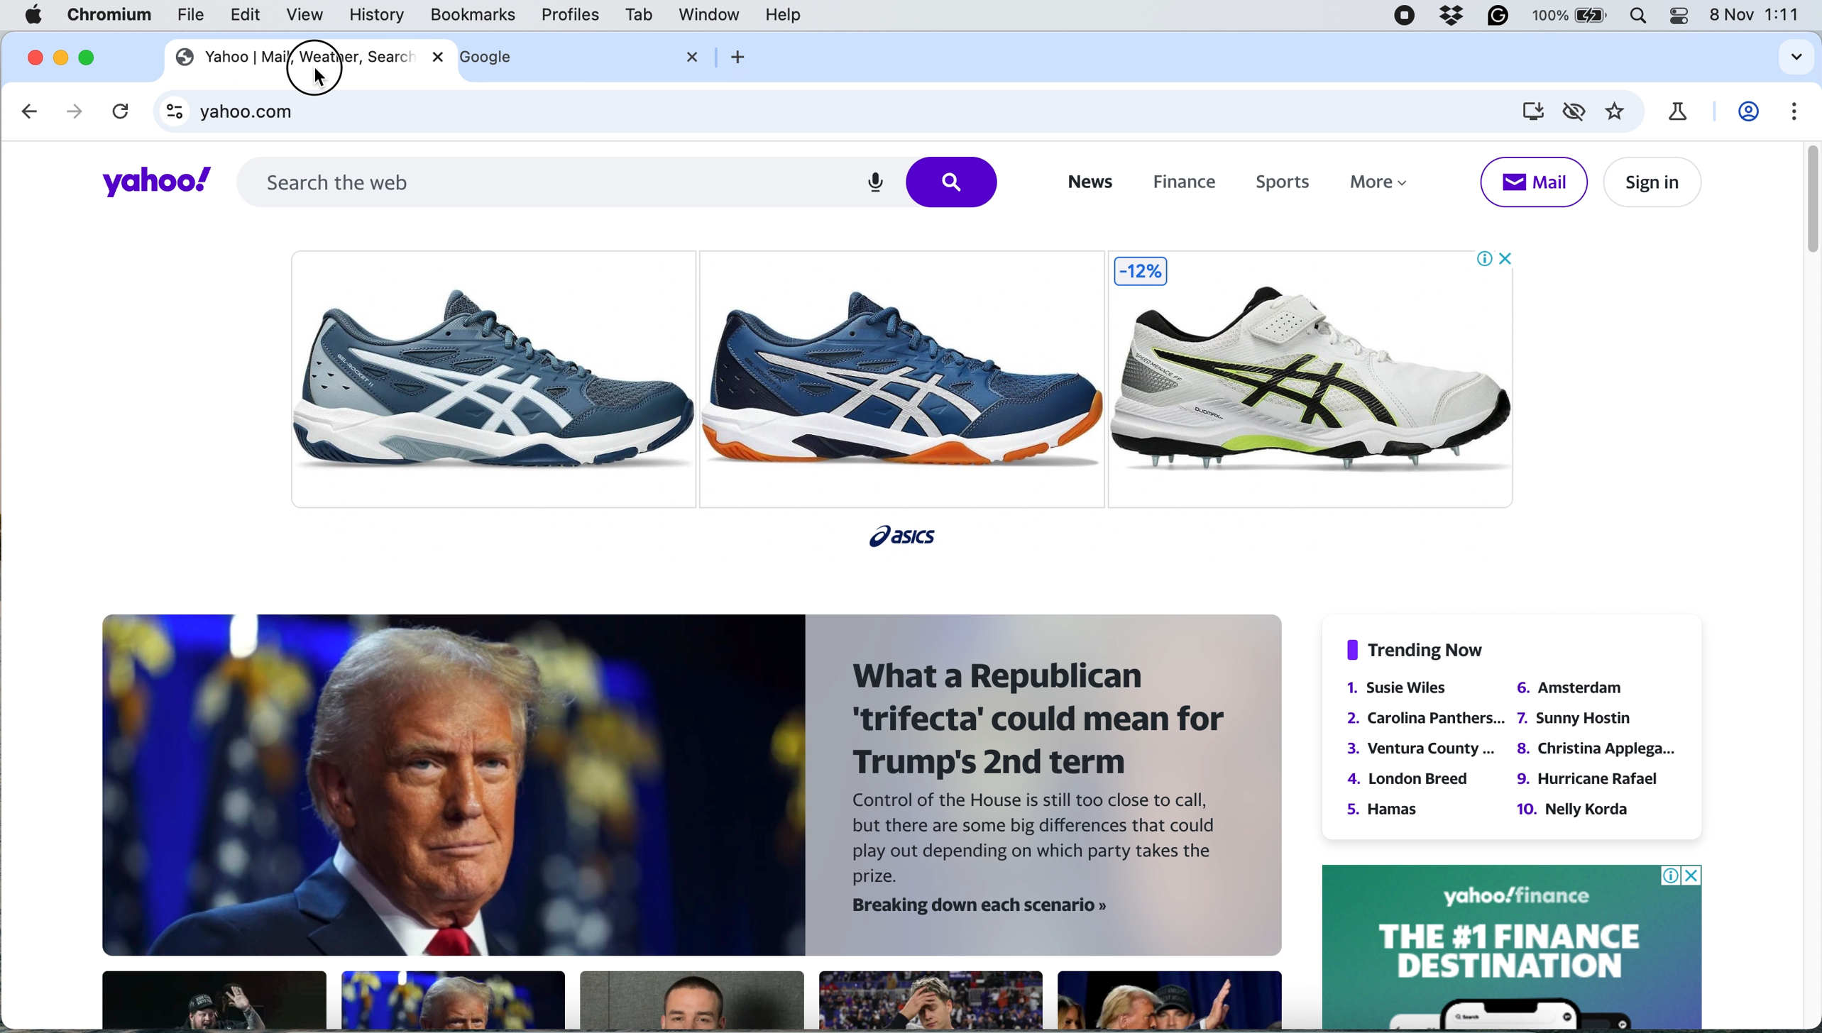 The height and width of the screenshot is (1033, 1822). What do you see at coordinates (1758, 15) in the screenshot?
I see `8 nov 1:11` at bounding box center [1758, 15].